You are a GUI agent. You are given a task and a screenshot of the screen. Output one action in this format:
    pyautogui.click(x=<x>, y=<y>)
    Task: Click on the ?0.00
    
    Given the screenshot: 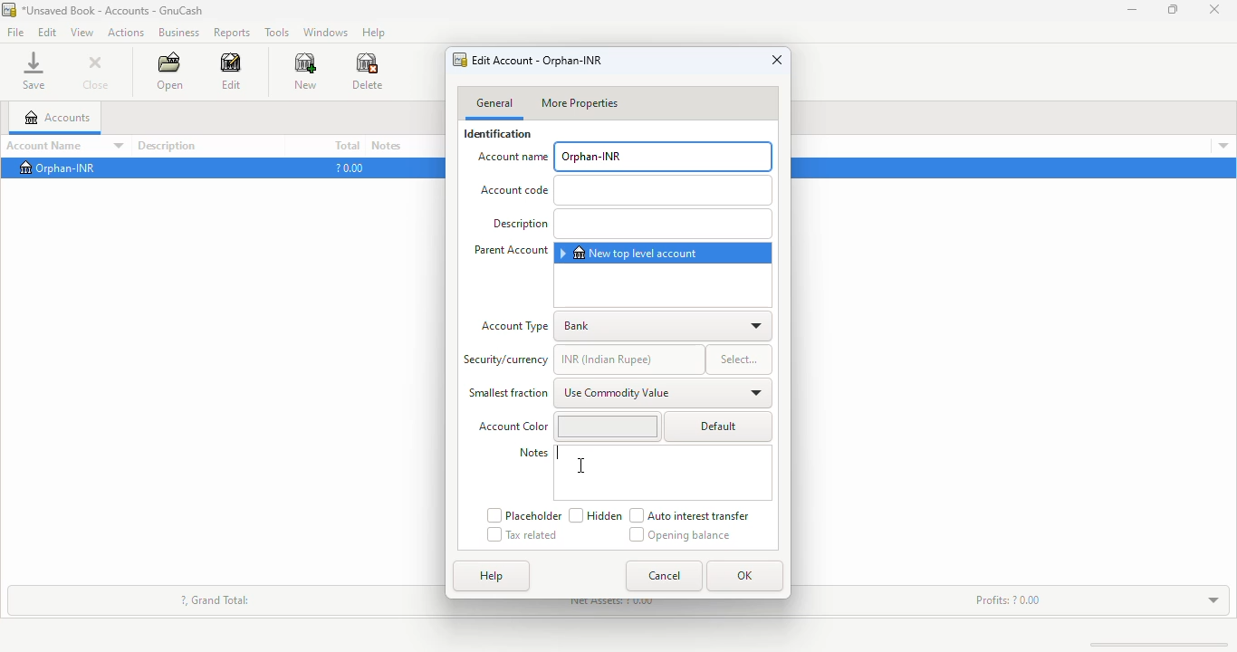 What is the action you would take?
    pyautogui.click(x=350, y=167)
    